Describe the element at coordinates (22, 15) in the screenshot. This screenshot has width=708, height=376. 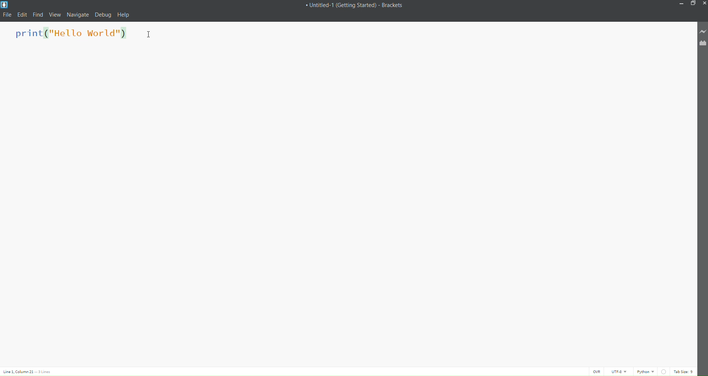
I see `edit` at that location.